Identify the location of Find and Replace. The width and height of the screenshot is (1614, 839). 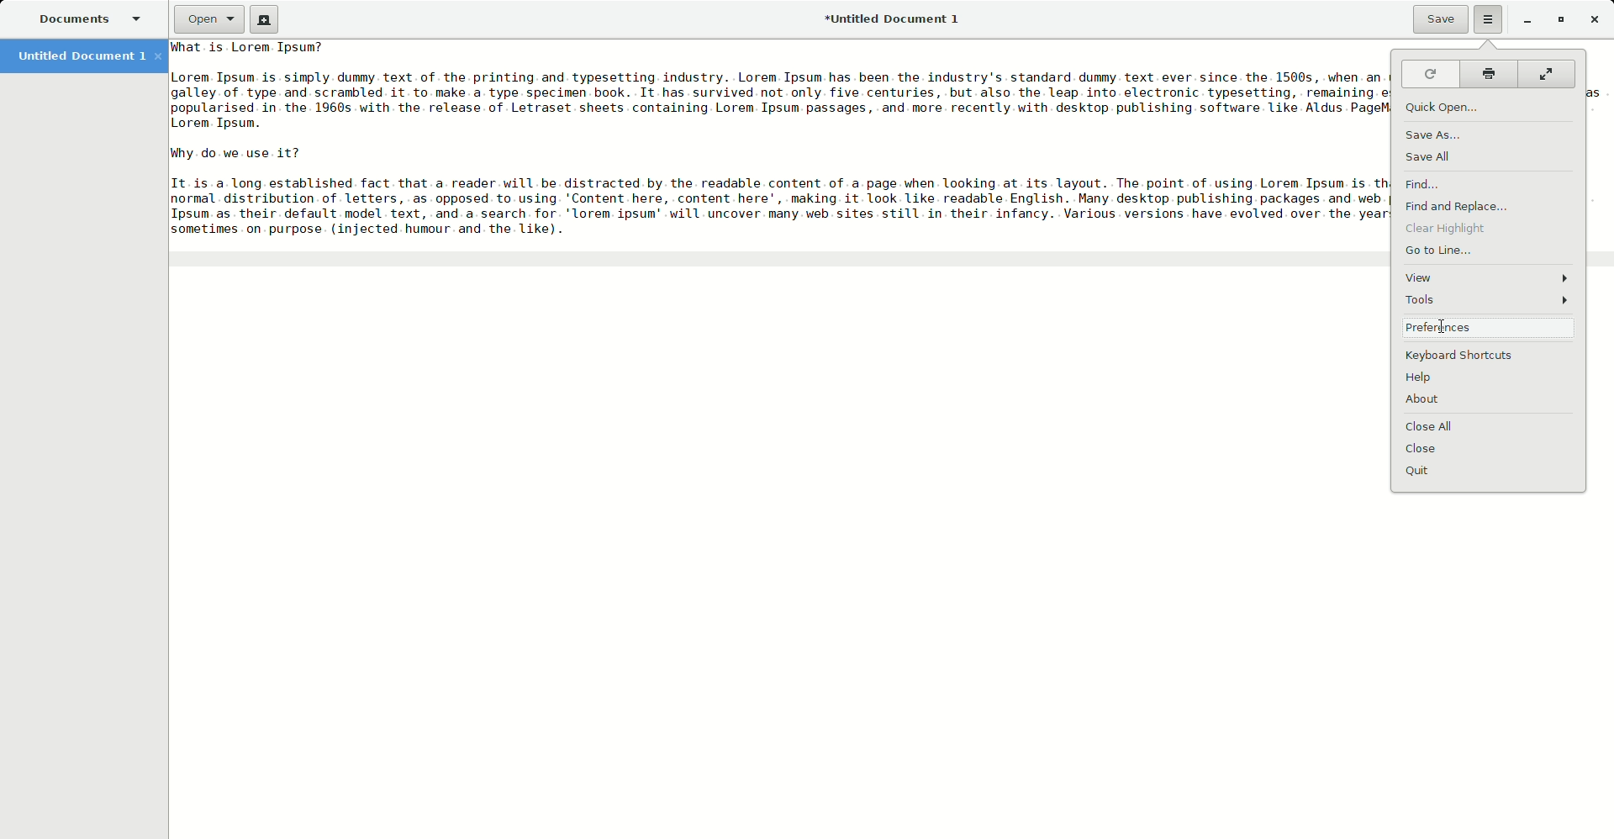
(1462, 206).